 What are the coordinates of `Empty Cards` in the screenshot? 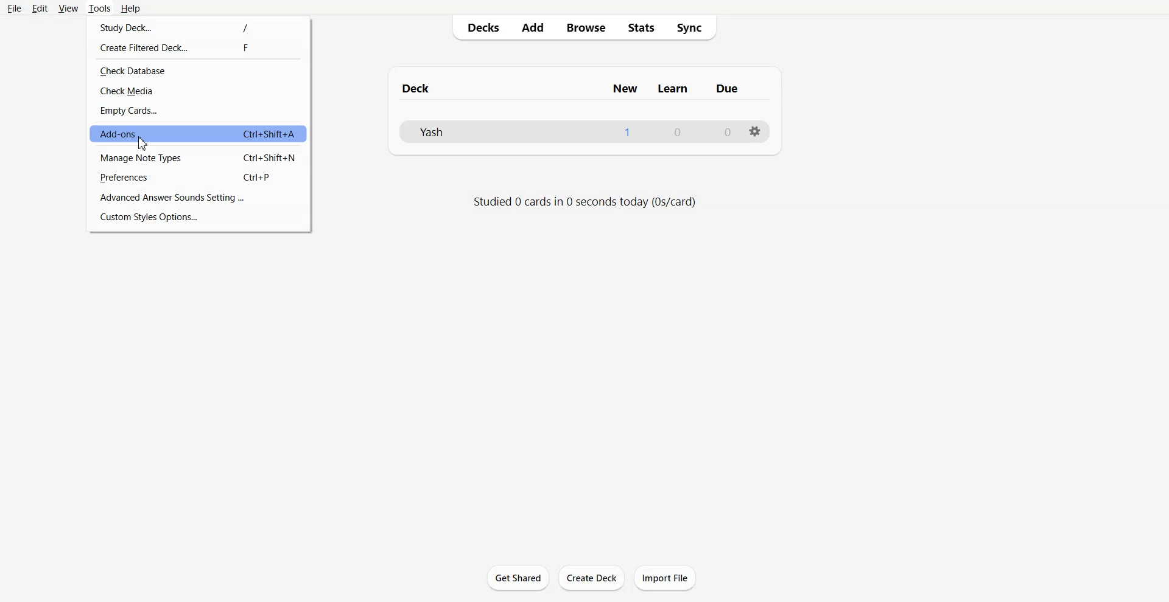 It's located at (199, 111).